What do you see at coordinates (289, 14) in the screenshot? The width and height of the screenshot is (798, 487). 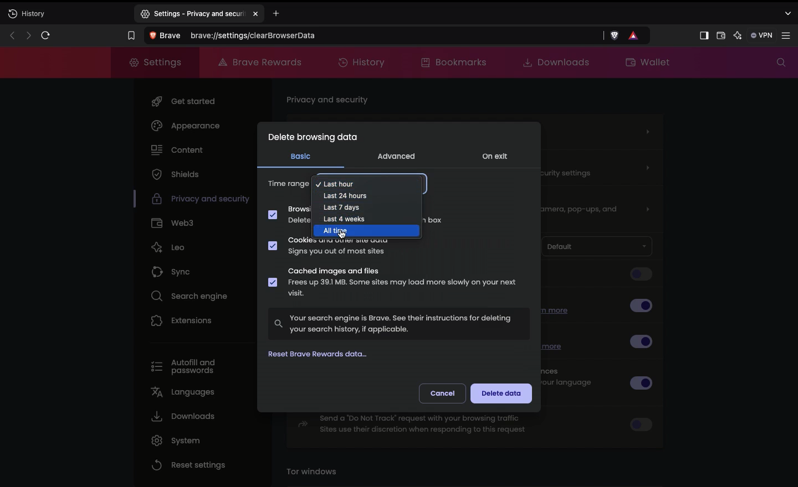 I see `Add new tab` at bounding box center [289, 14].